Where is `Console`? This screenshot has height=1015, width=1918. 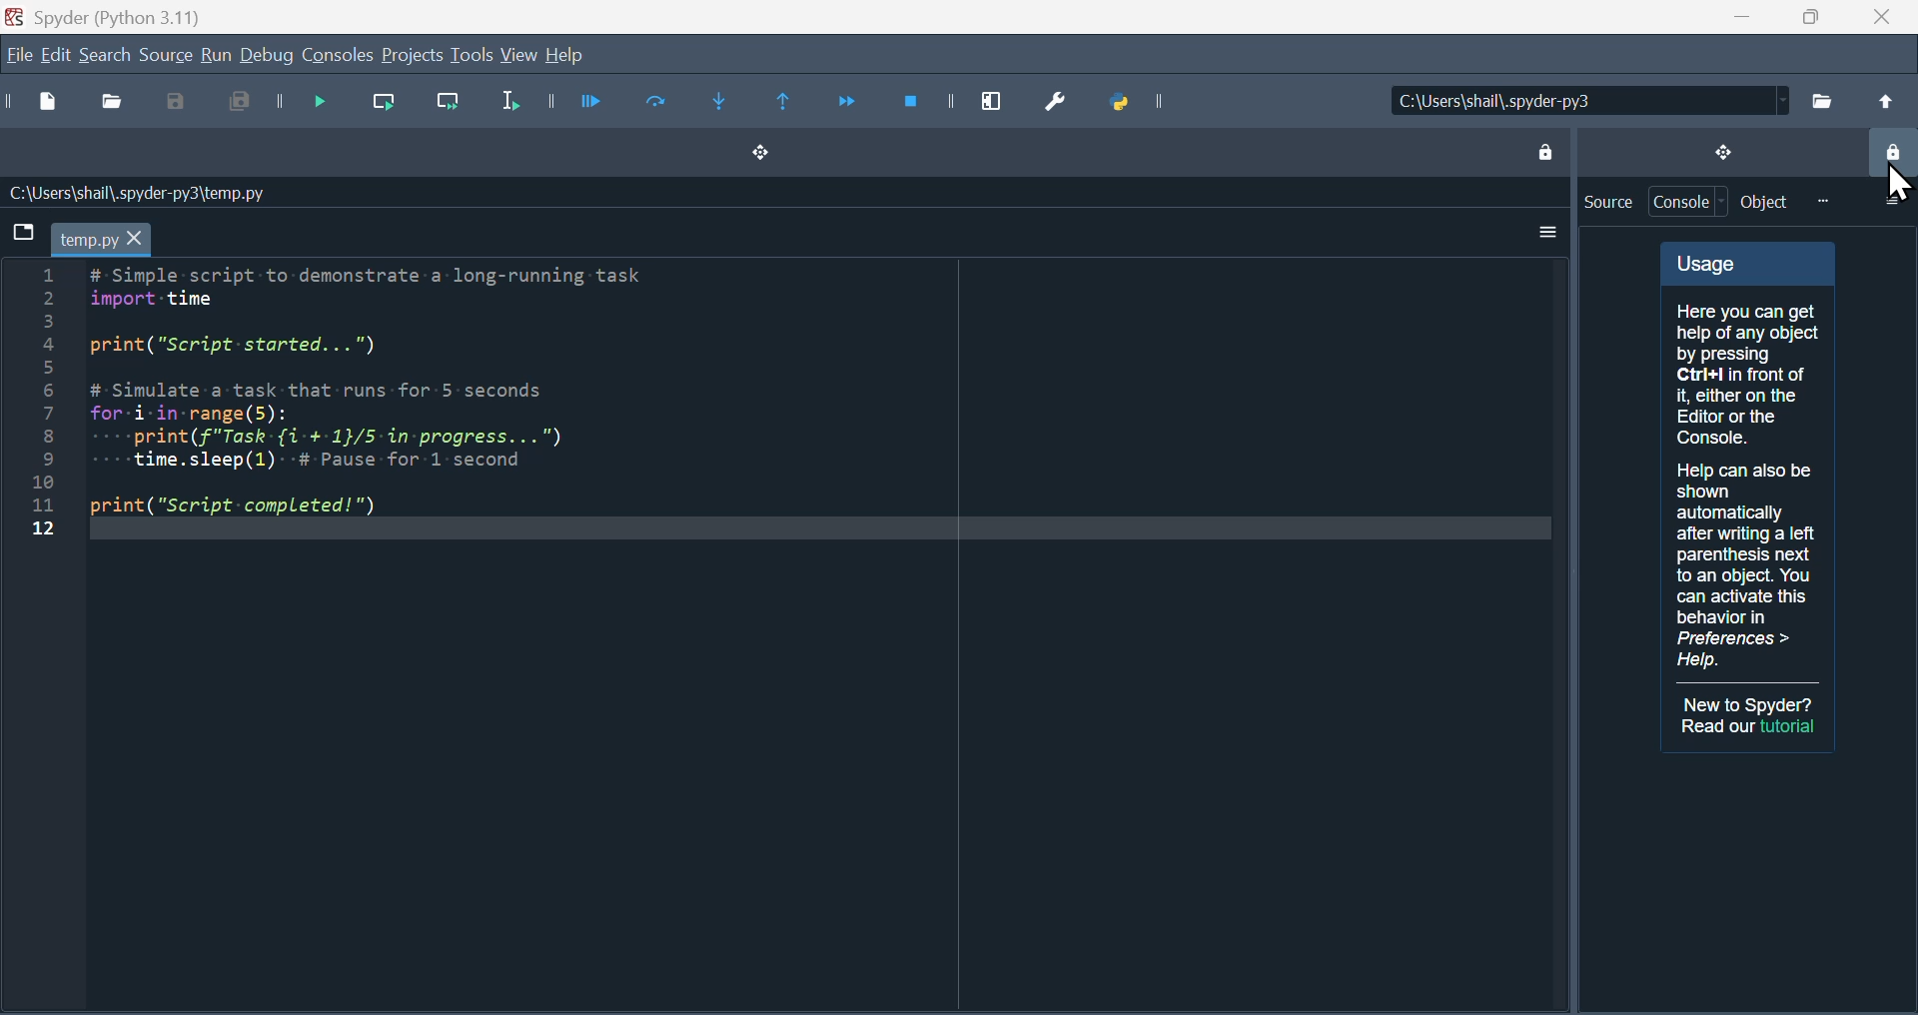 Console is located at coordinates (339, 56).